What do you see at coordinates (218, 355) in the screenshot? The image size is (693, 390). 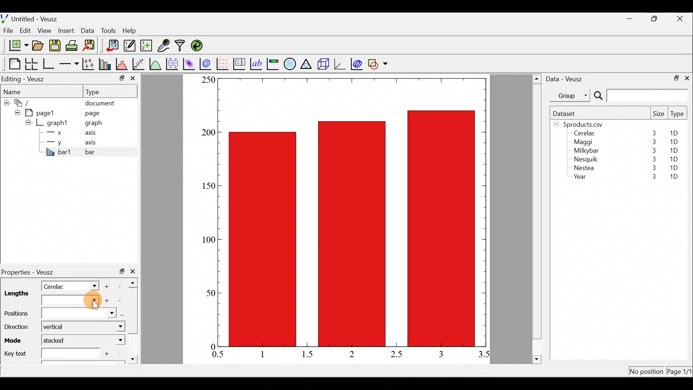 I see `0.5` at bounding box center [218, 355].